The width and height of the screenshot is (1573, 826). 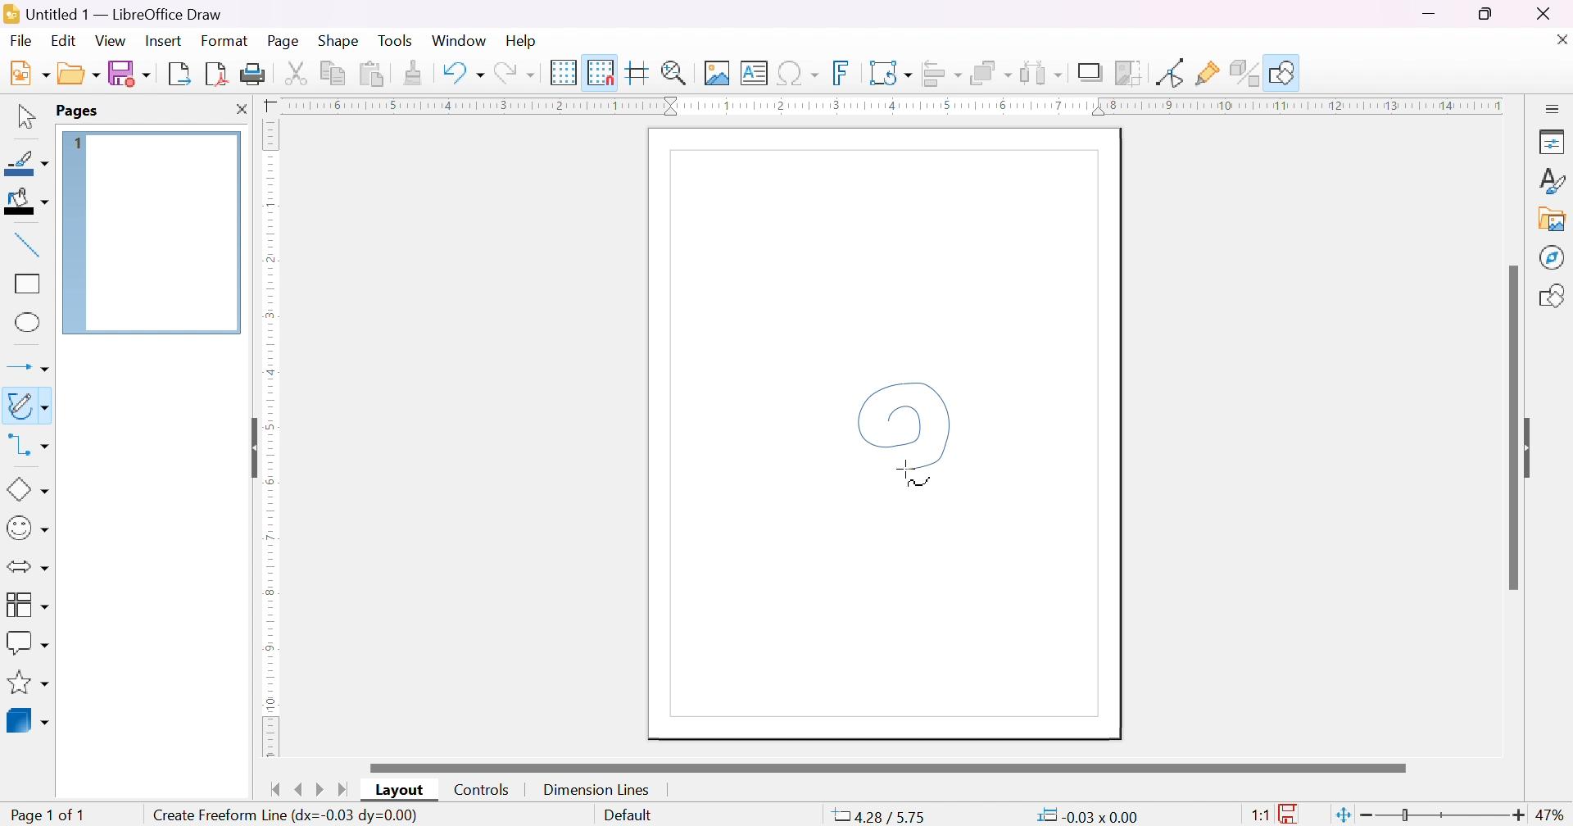 I want to click on restore down, so click(x=1487, y=14).